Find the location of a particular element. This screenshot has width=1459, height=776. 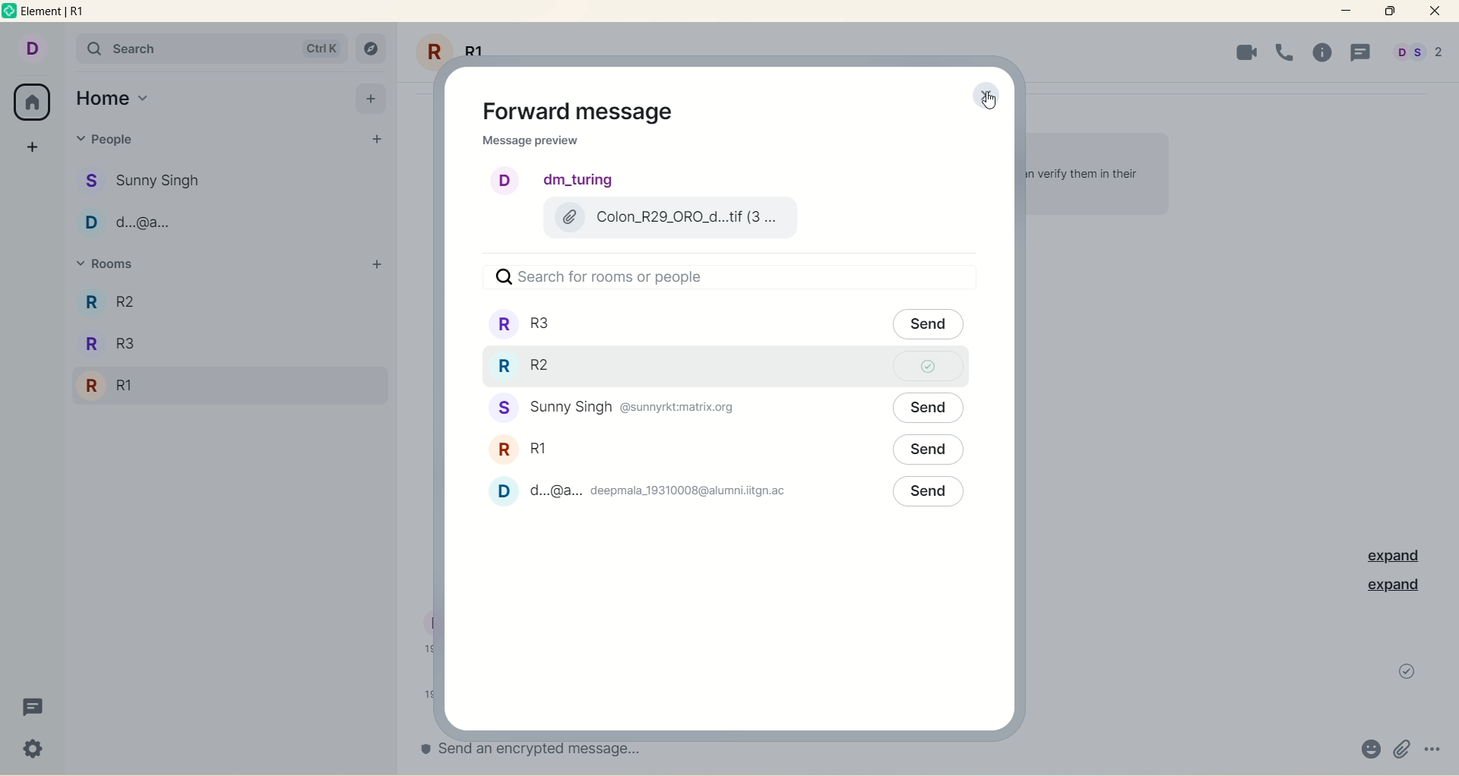

close is located at coordinates (982, 96).